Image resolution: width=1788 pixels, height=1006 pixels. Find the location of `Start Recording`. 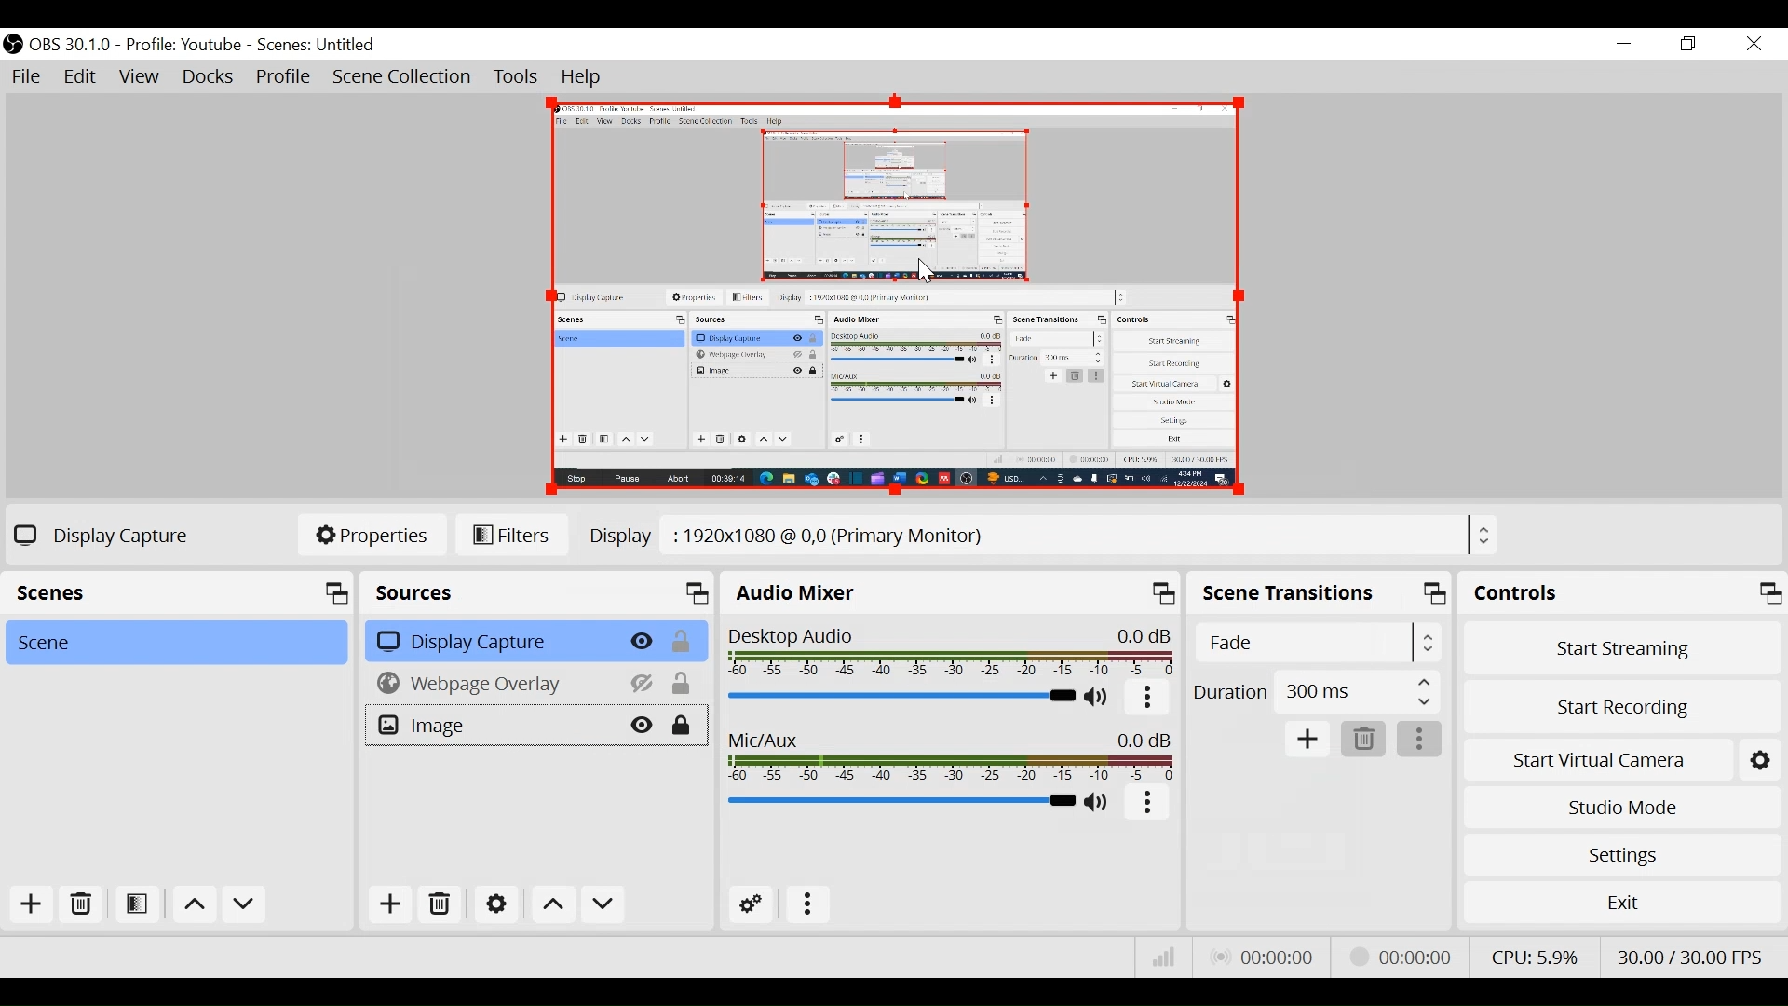

Start Recording is located at coordinates (1622, 710).